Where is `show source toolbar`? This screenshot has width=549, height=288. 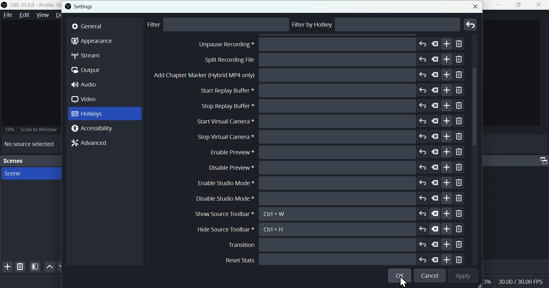 show source toolbar is located at coordinates (328, 214).